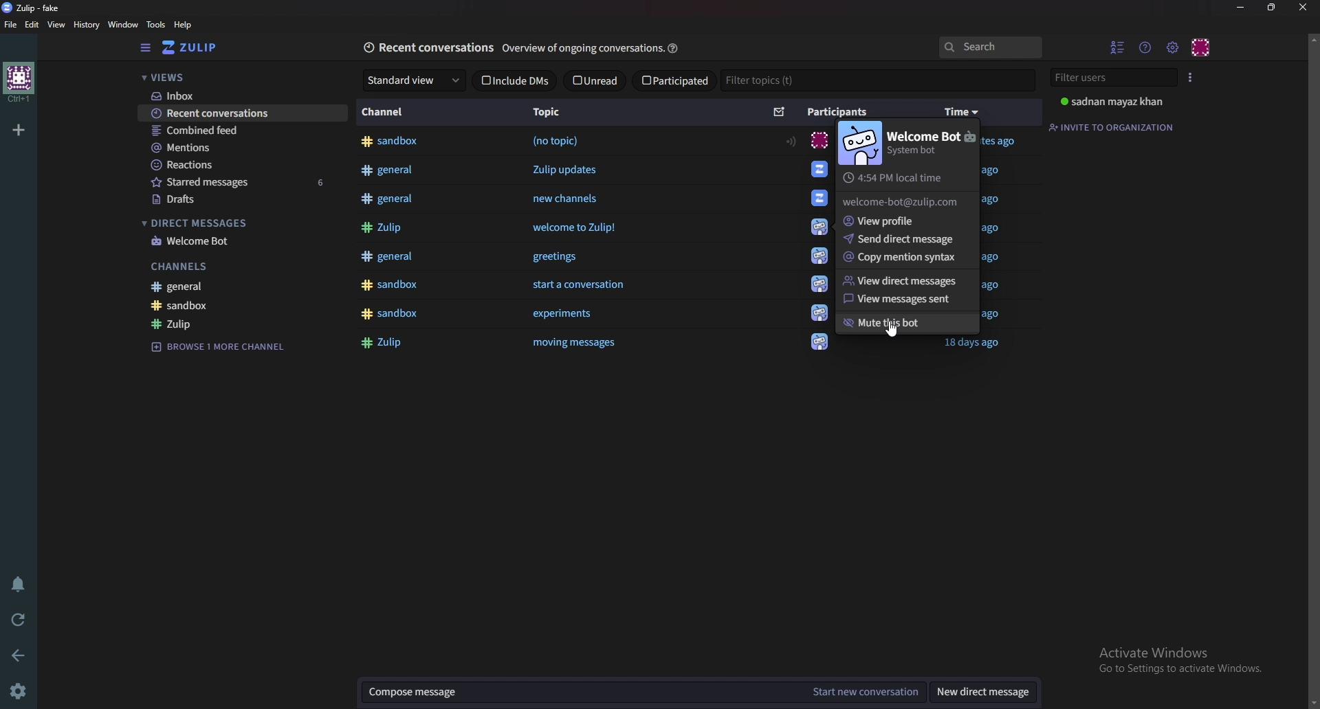 Image resolution: width=1320 pixels, height=709 pixels. What do you see at coordinates (389, 256) in the screenshot?
I see `#general` at bounding box center [389, 256].